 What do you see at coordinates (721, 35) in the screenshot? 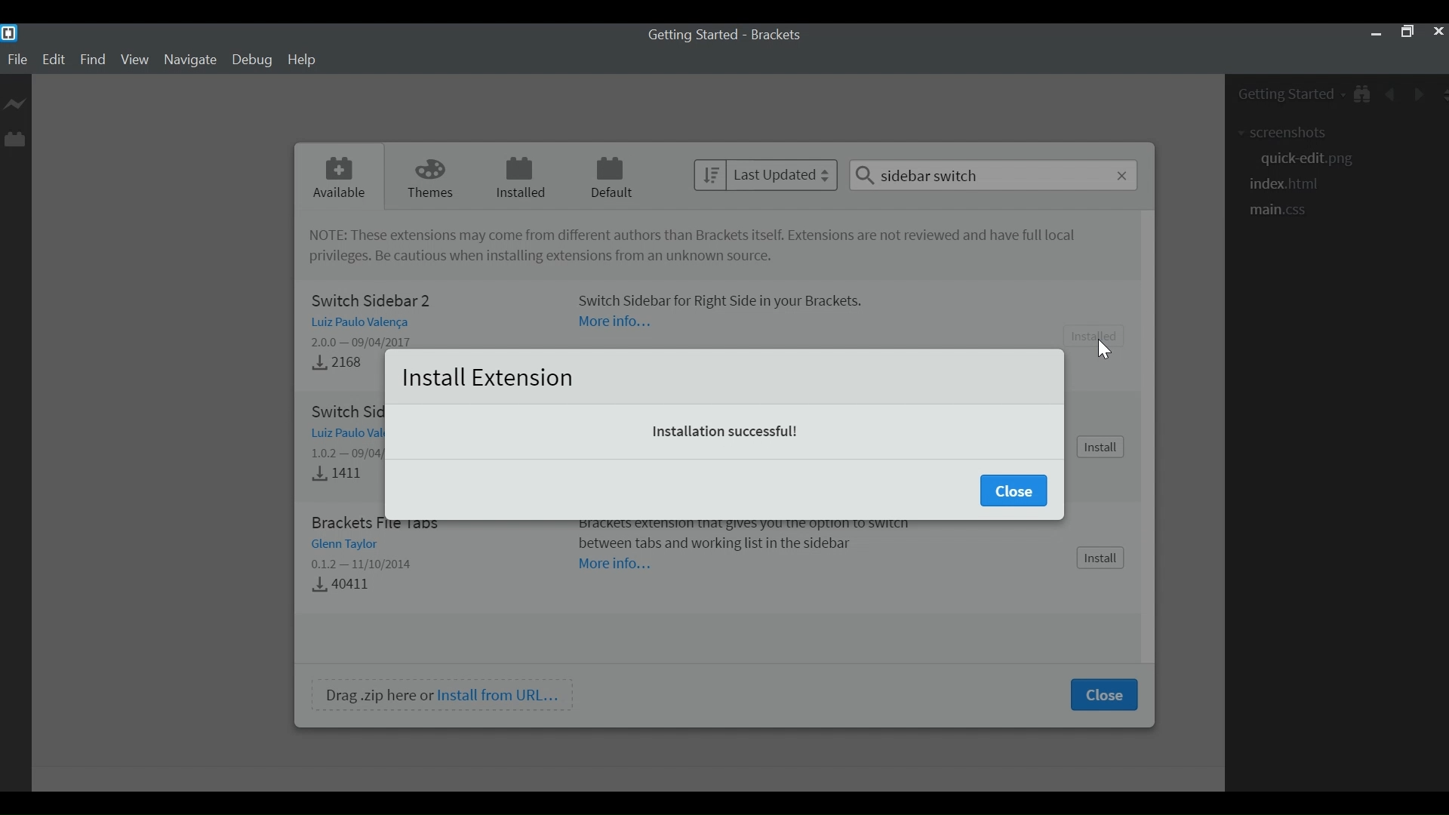
I see `Getting Started - Brackets` at bounding box center [721, 35].